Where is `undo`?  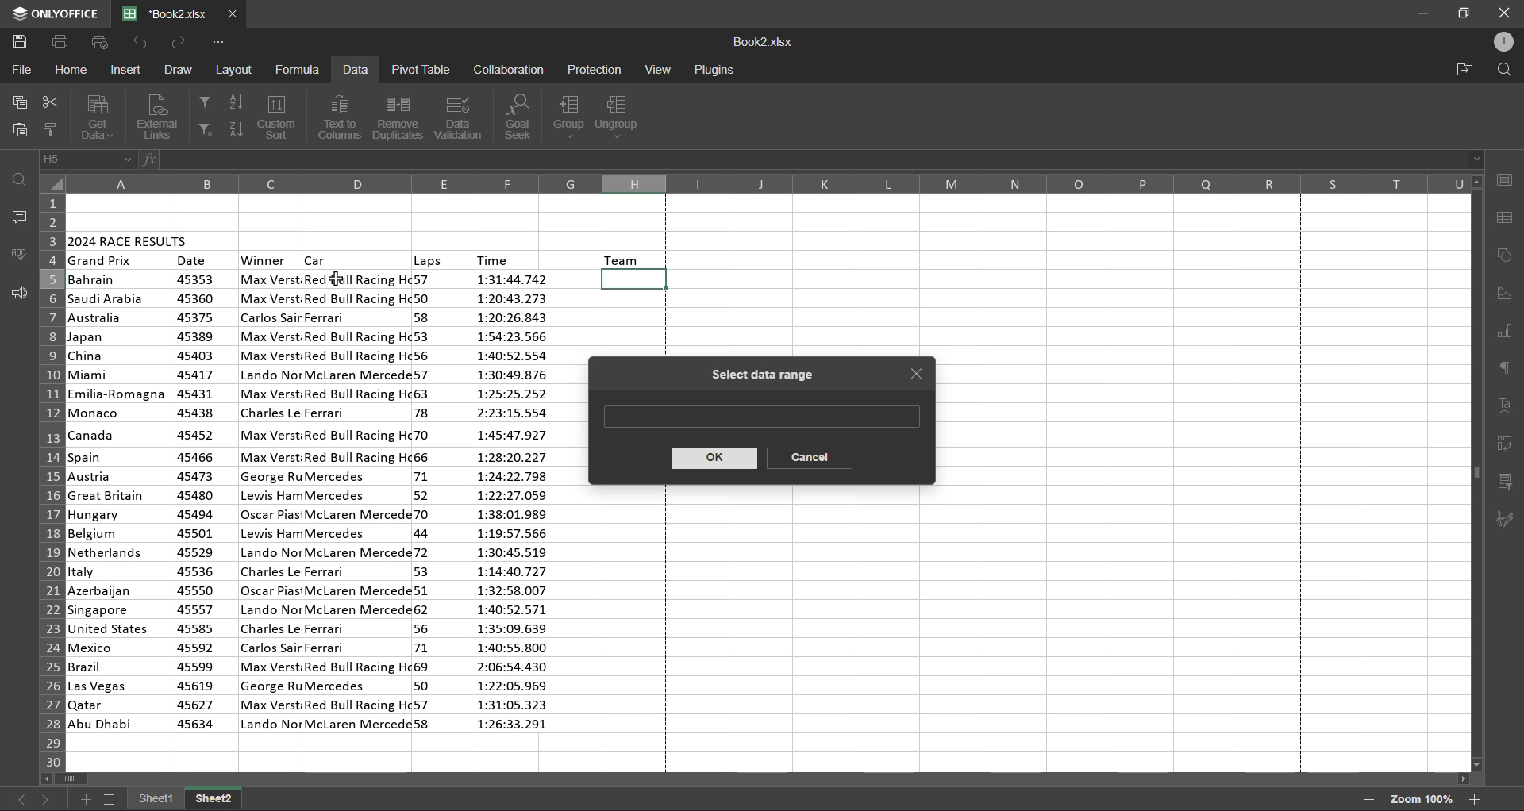
undo is located at coordinates (139, 42).